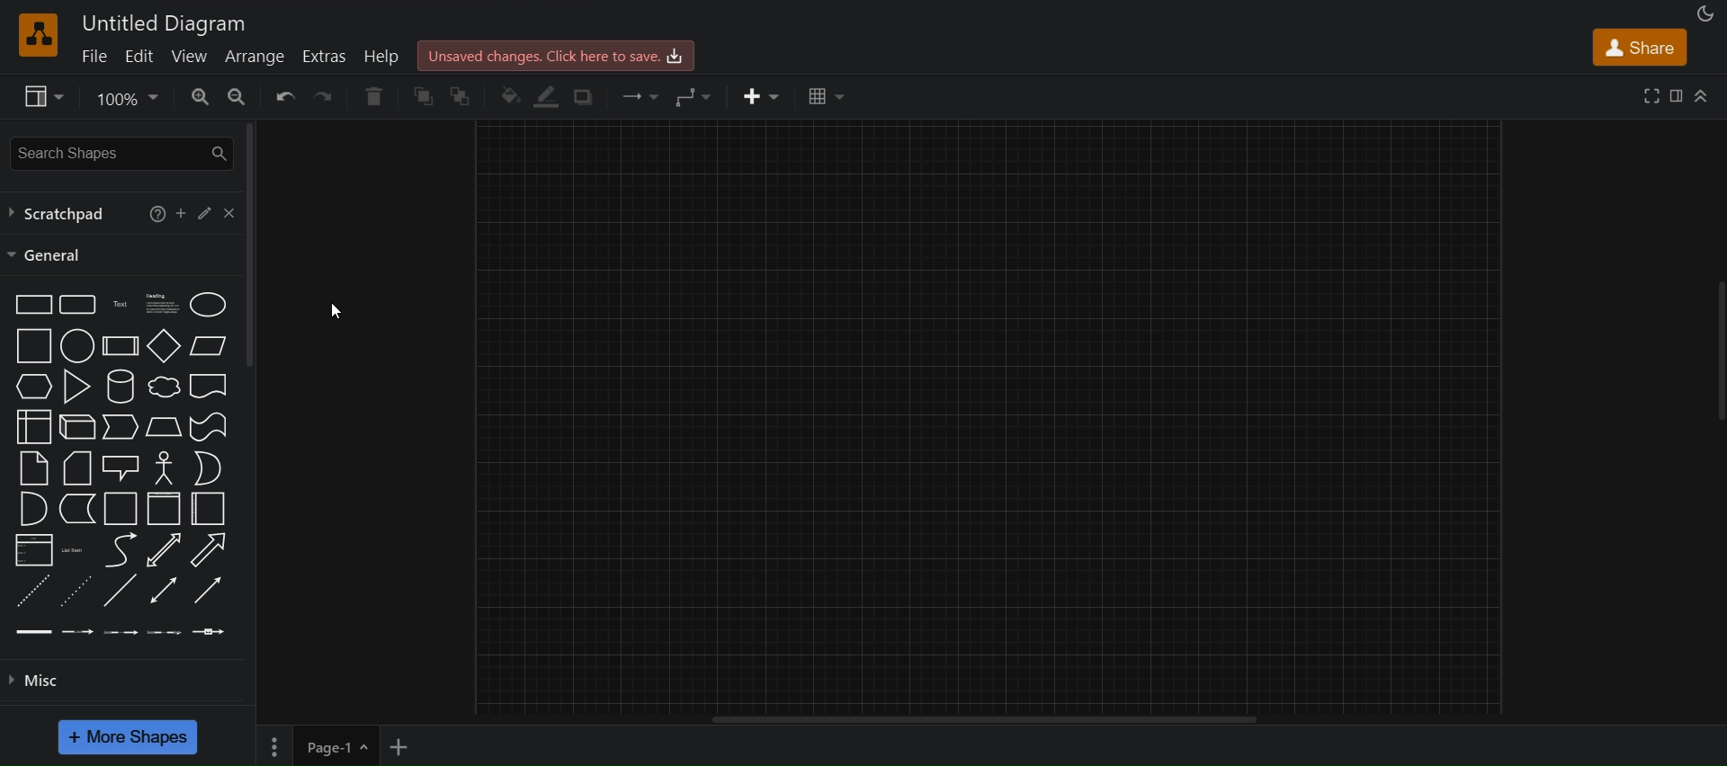 The width and height of the screenshot is (1727, 766). I want to click on vertical scroll bar, so click(251, 243).